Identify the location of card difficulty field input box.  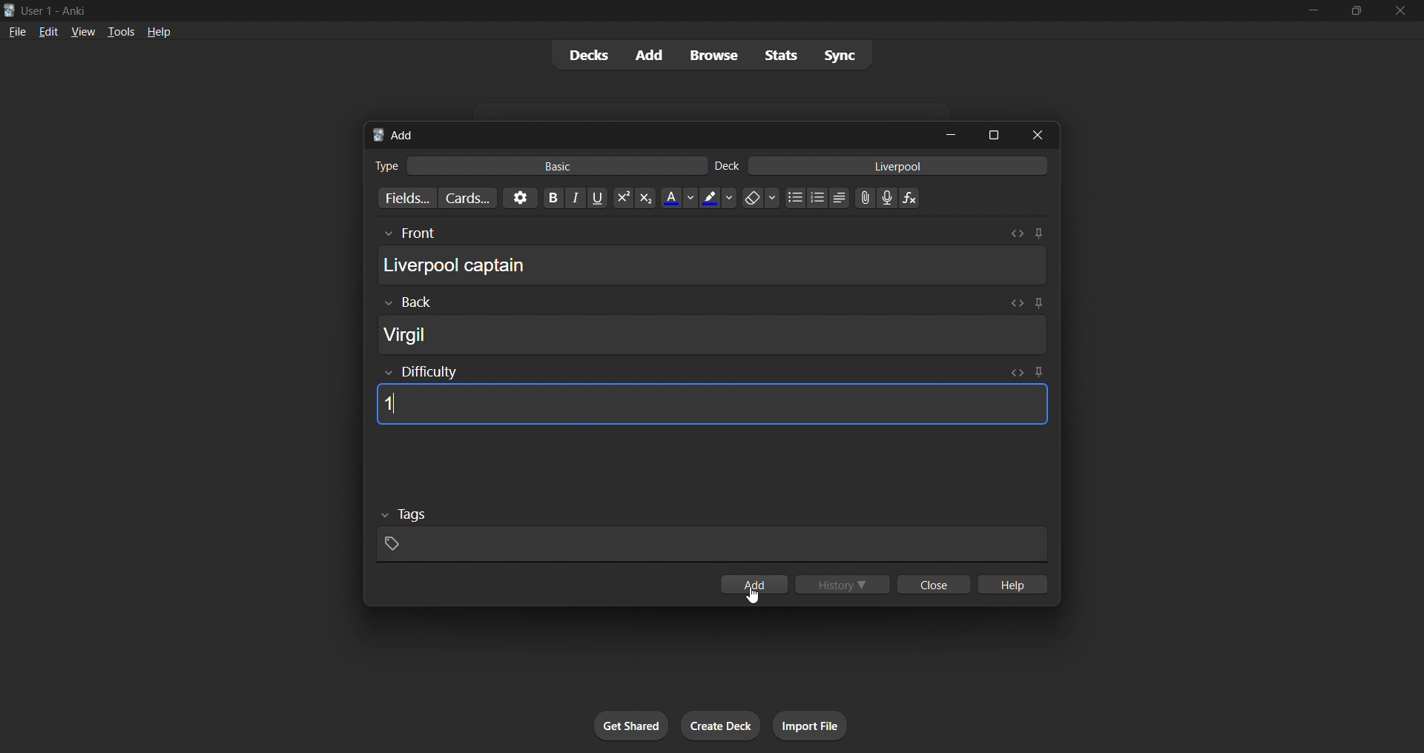
(712, 405).